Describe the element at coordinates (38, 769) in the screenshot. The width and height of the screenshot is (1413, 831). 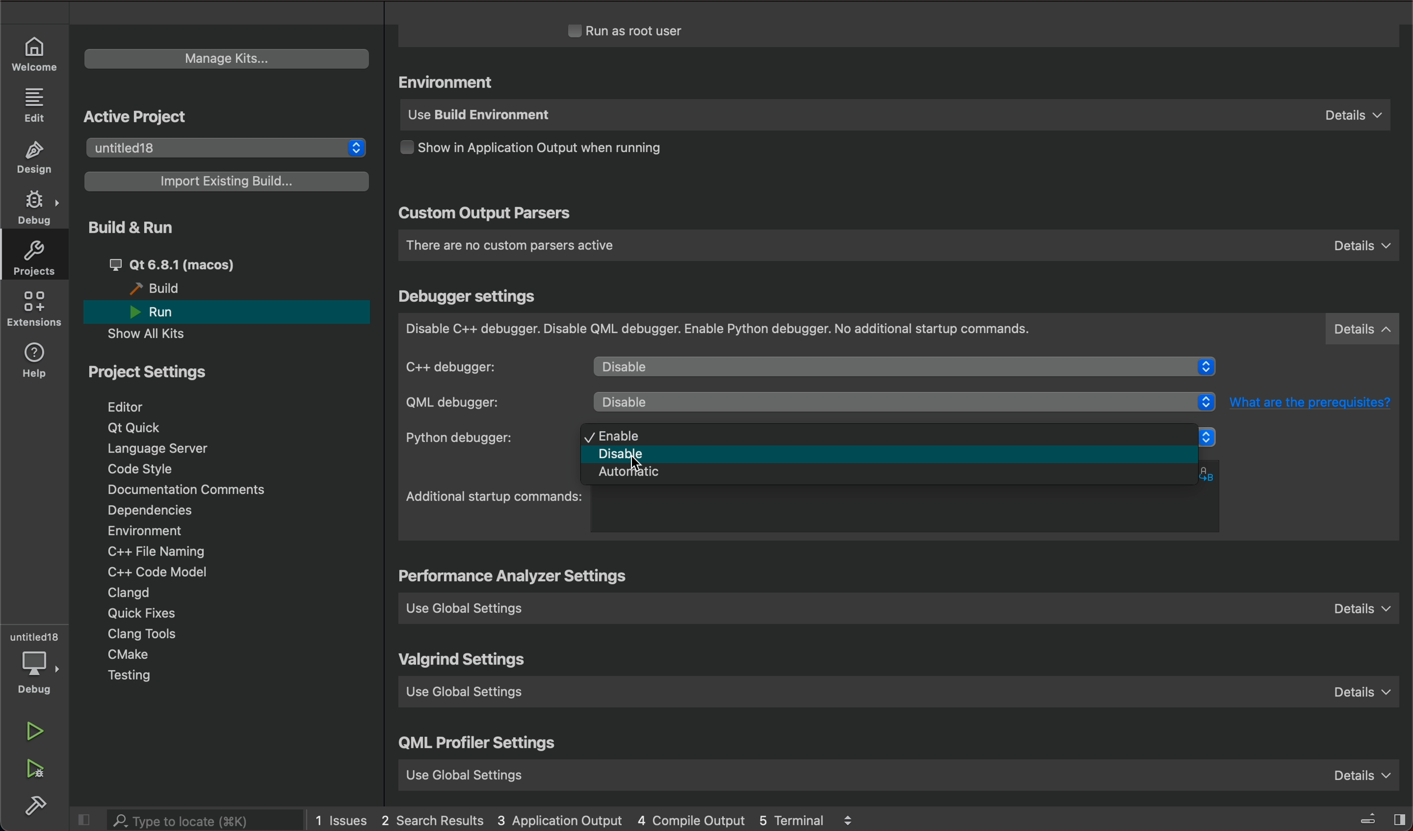
I see `run debug` at that location.